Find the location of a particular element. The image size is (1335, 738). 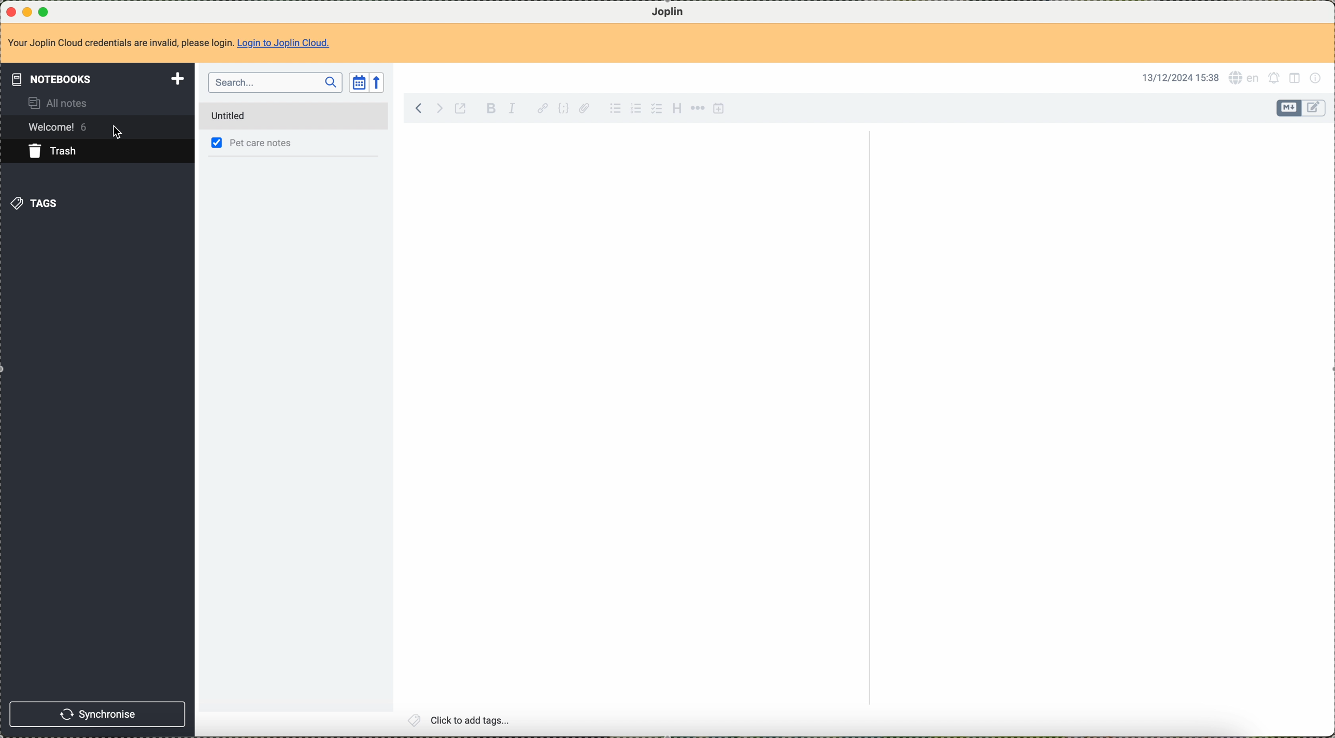

toggle editor is located at coordinates (1315, 107).